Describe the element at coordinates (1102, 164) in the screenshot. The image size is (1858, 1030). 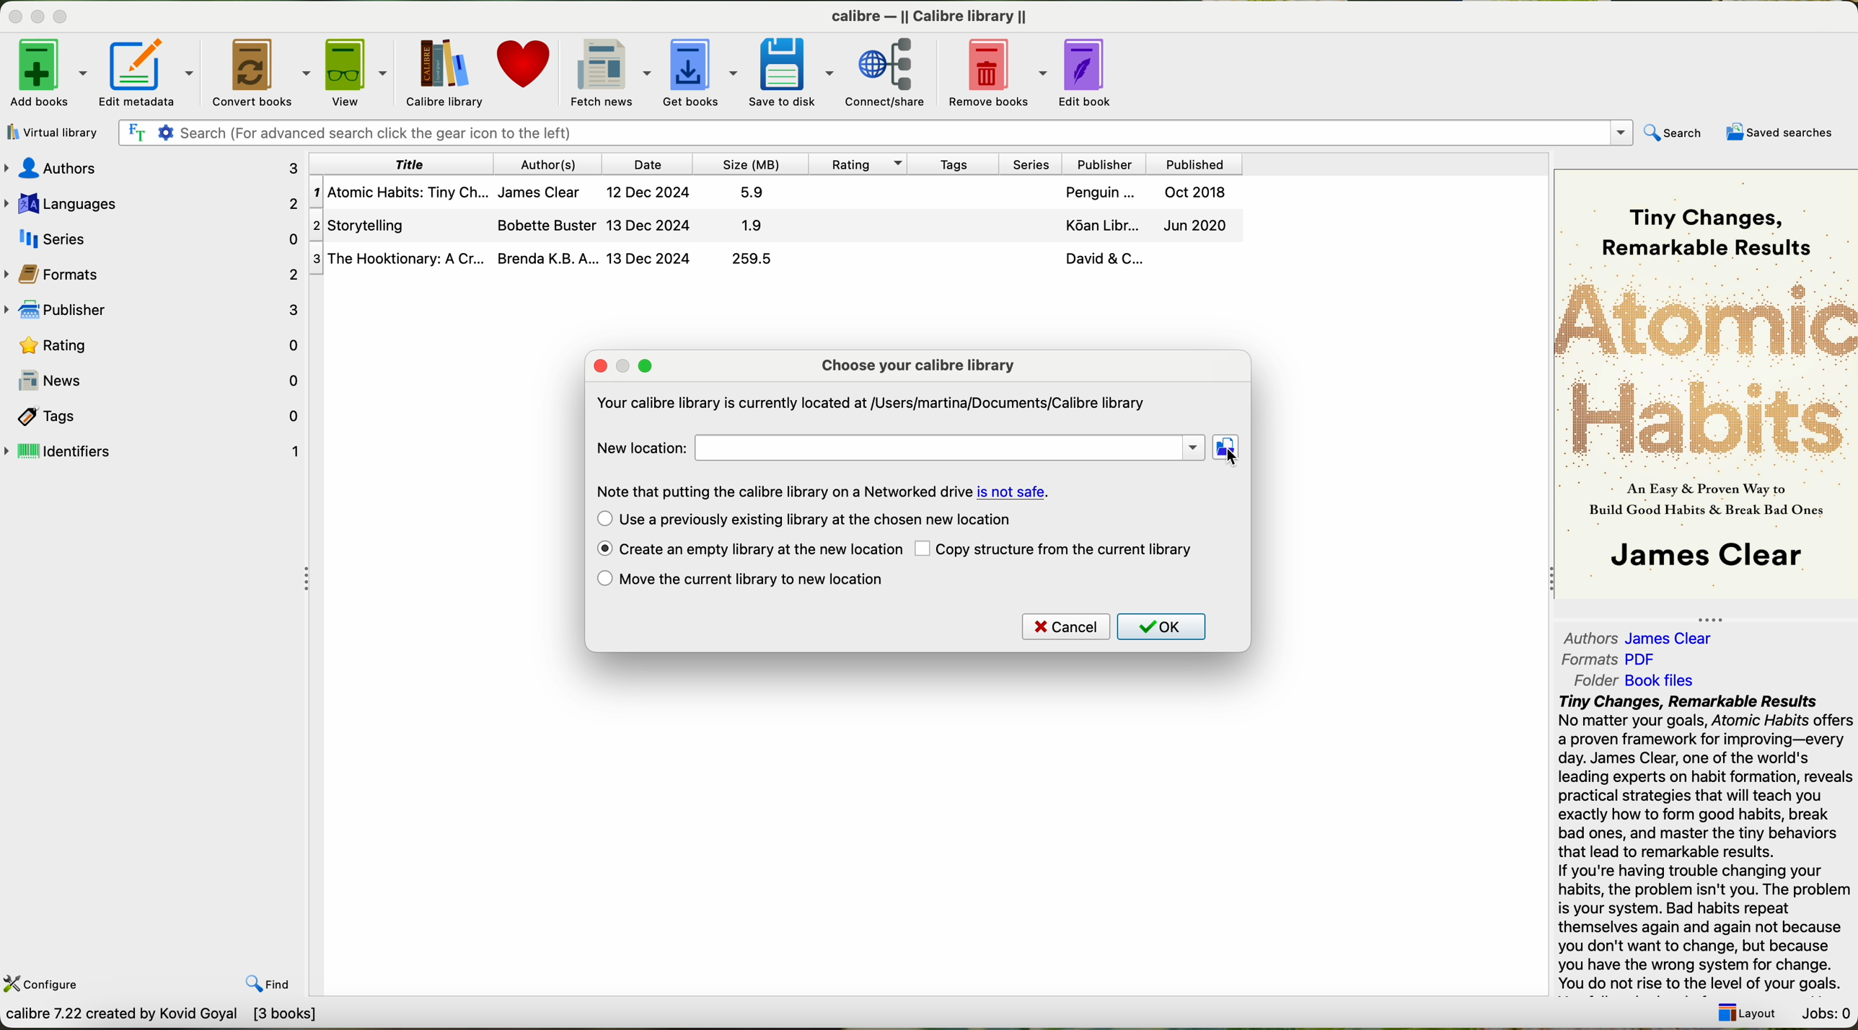
I see `publisher` at that location.